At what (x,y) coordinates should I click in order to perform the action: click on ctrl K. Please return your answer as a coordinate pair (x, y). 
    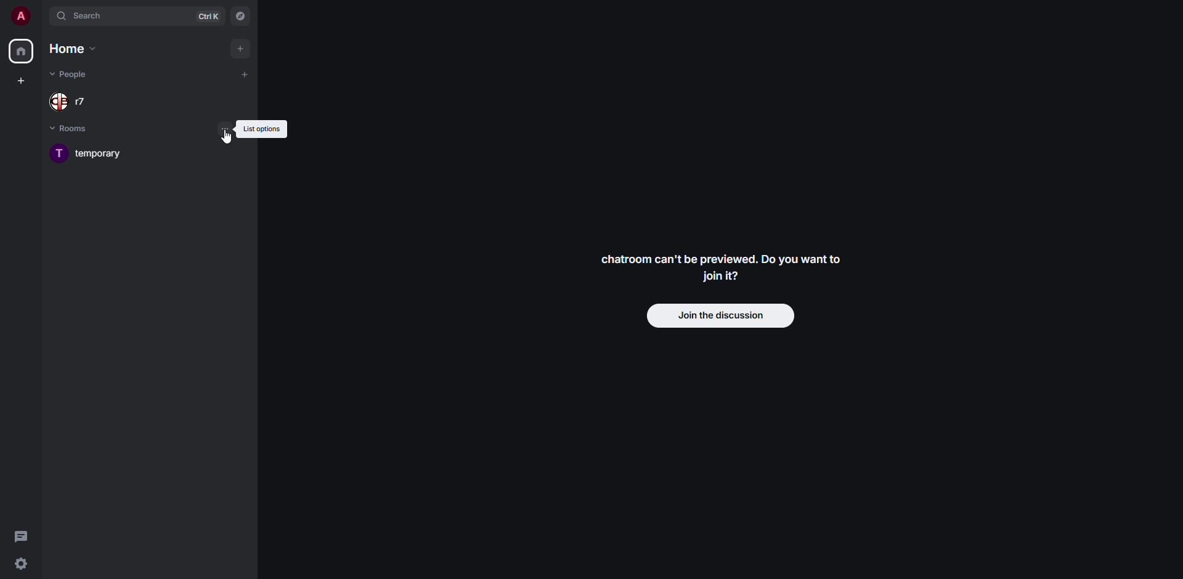
    Looking at the image, I should click on (209, 16).